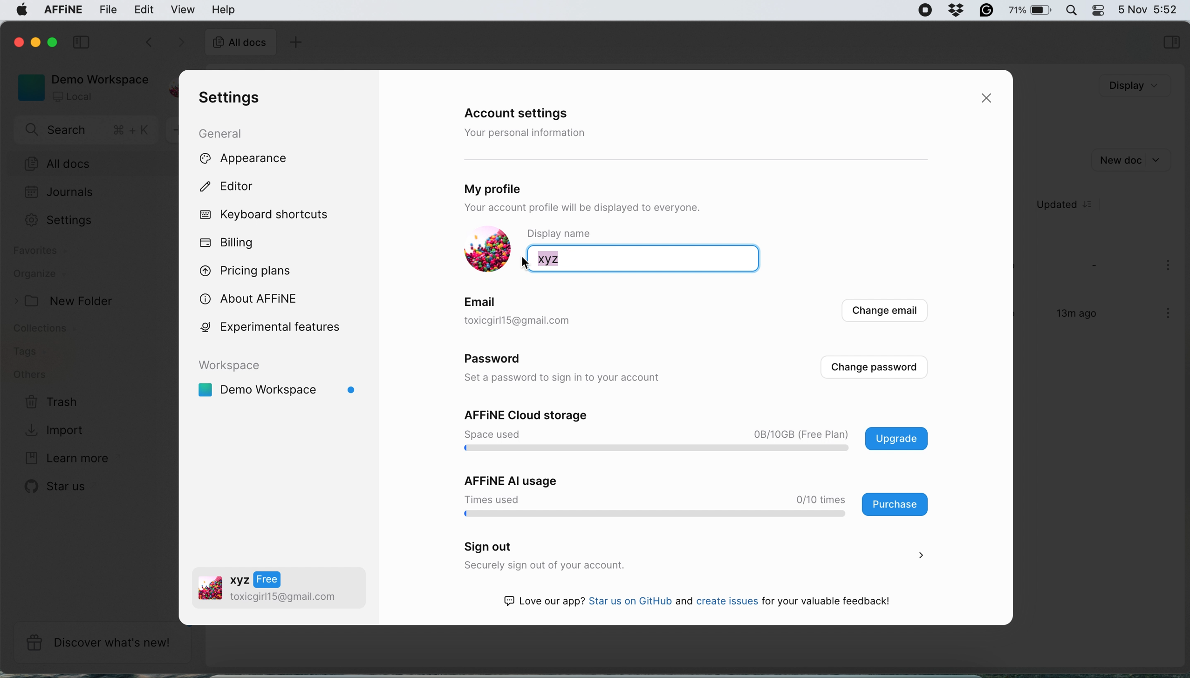 The width and height of the screenshot is (1190, 678). I want to click on file, so click(109, 10).